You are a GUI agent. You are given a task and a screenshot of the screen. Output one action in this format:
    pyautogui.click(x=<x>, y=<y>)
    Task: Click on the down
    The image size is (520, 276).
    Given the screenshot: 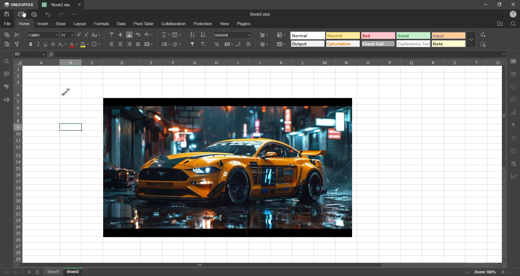 What is the action you would take?
    pyautogui.click(x=504, y=54)
    